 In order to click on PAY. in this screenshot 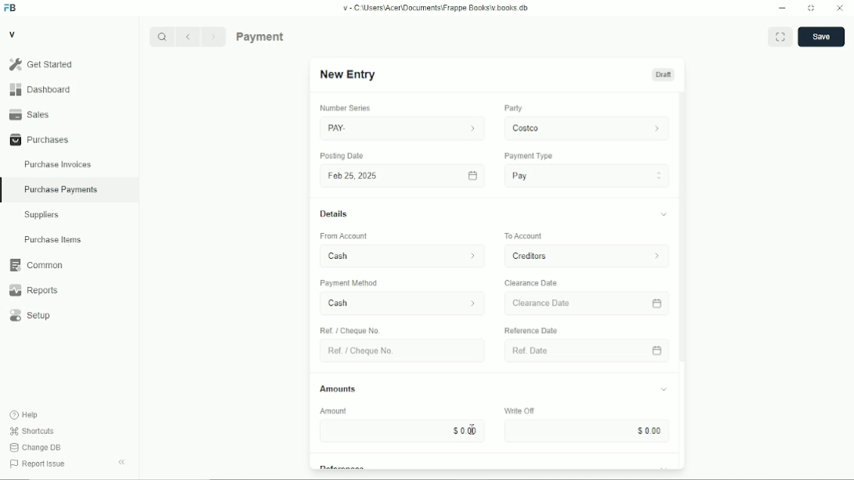, I will do `click(403, 126)`.